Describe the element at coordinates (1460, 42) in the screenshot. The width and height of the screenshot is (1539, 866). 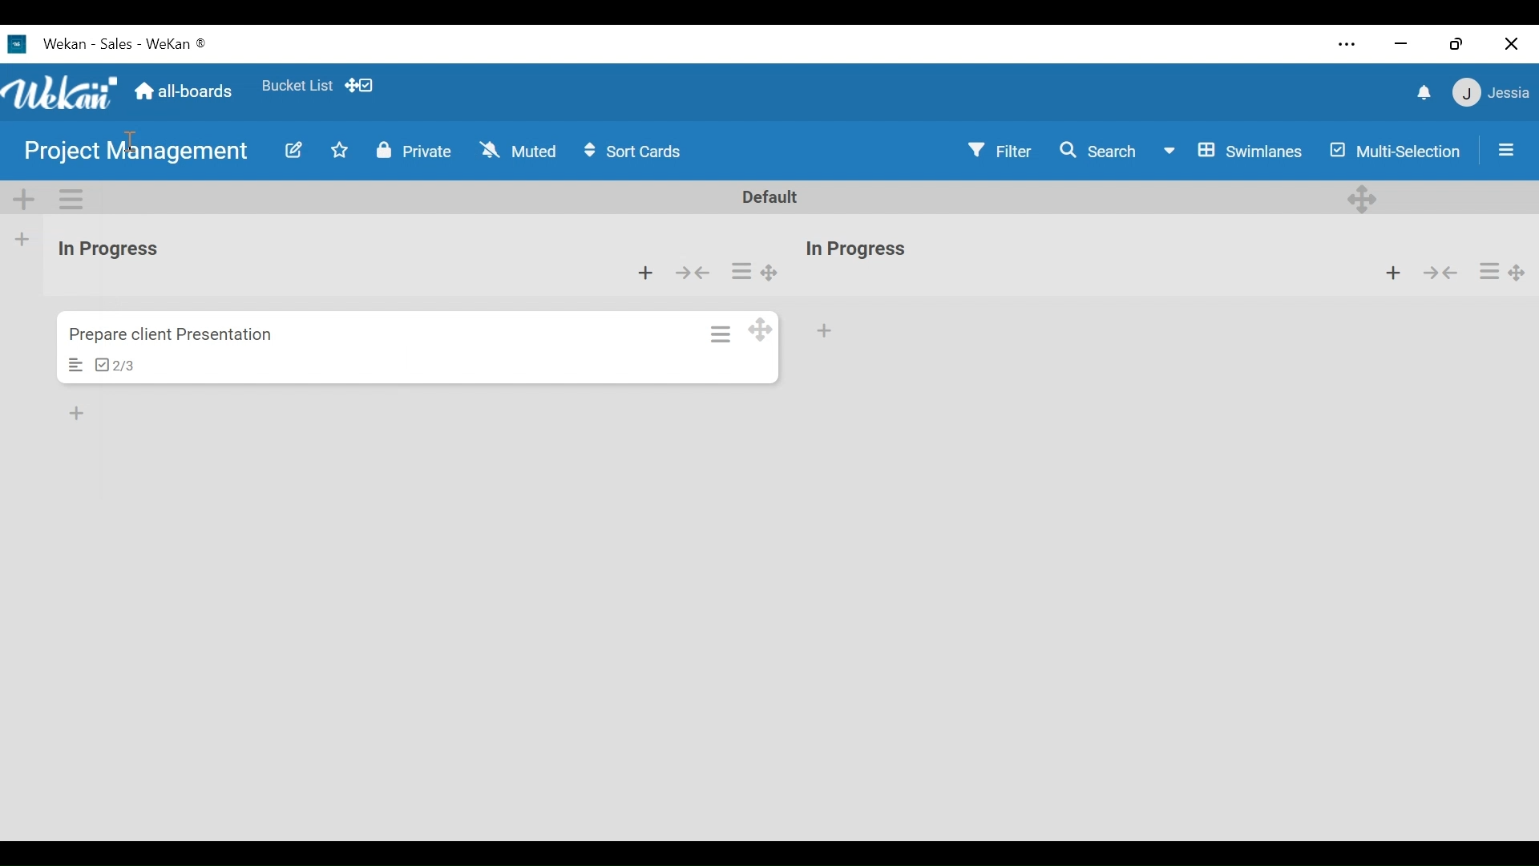
I see `Restore` at that location.